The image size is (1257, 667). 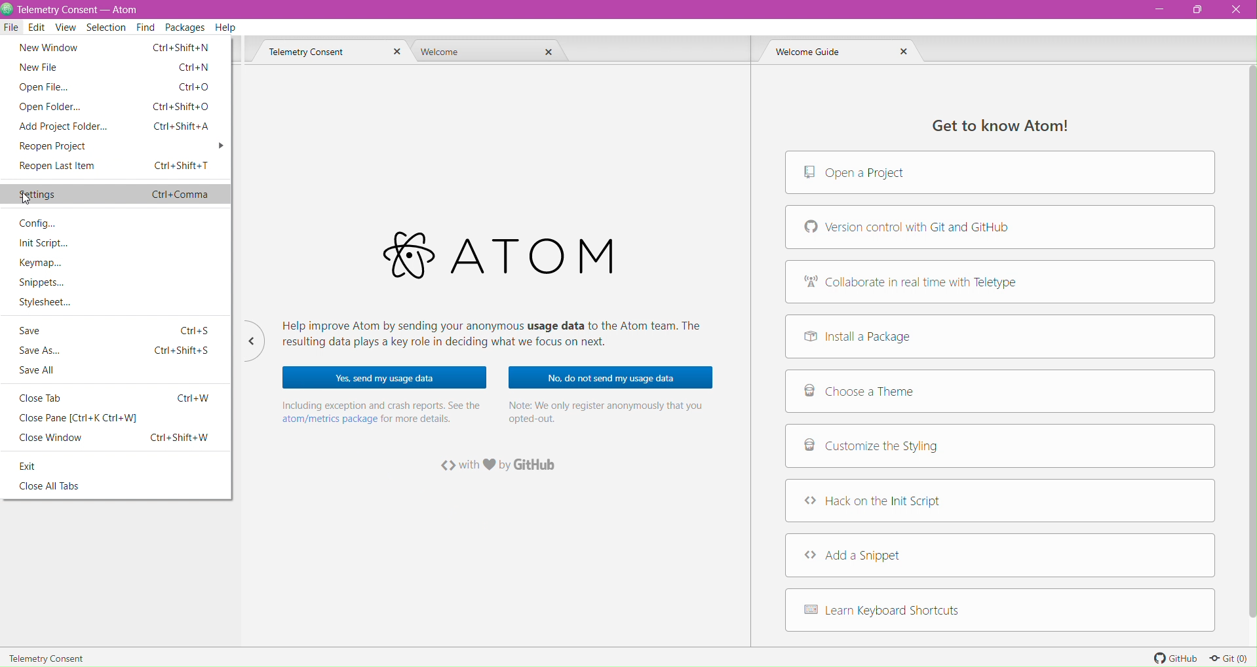 What do you see at coordinates (1159, 13) in the screenshot?
I see `Minimize` at bounding box center [1159, 13].